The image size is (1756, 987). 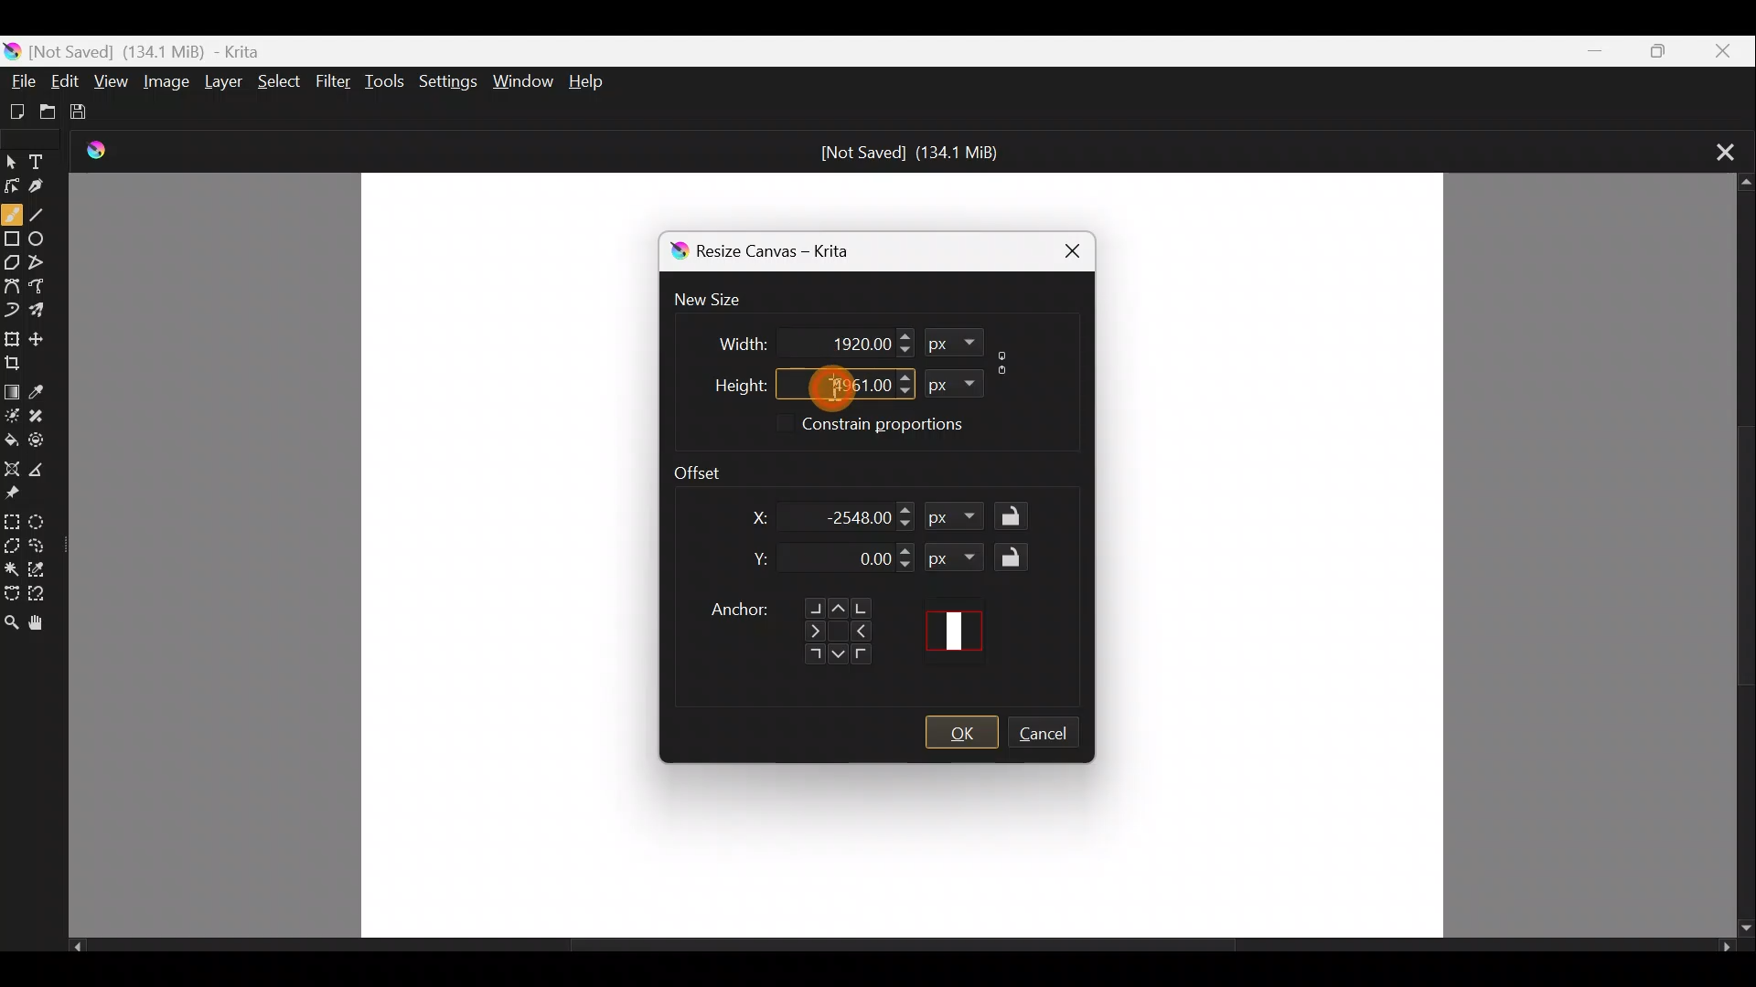 What do you see at coordinates (1016, 517) in the screenshot?
I see `Lock/Unlock` at bounding box center [1016, 517].